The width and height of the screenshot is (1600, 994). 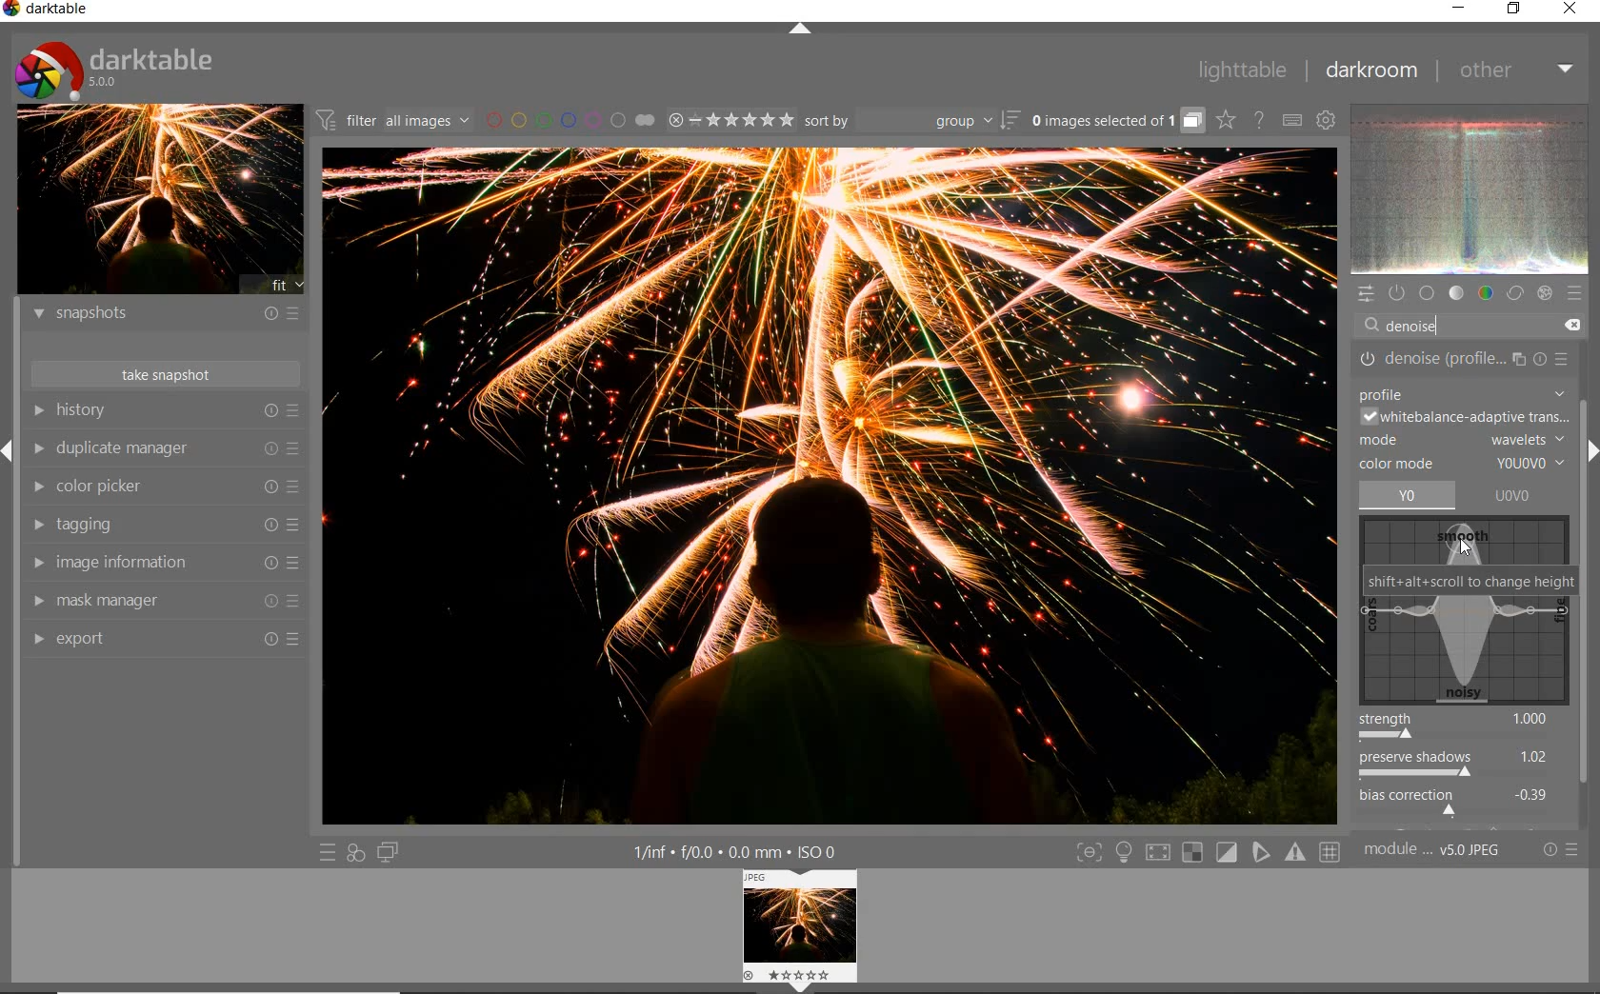 I want to click on color, so click(x=1487, y=293).